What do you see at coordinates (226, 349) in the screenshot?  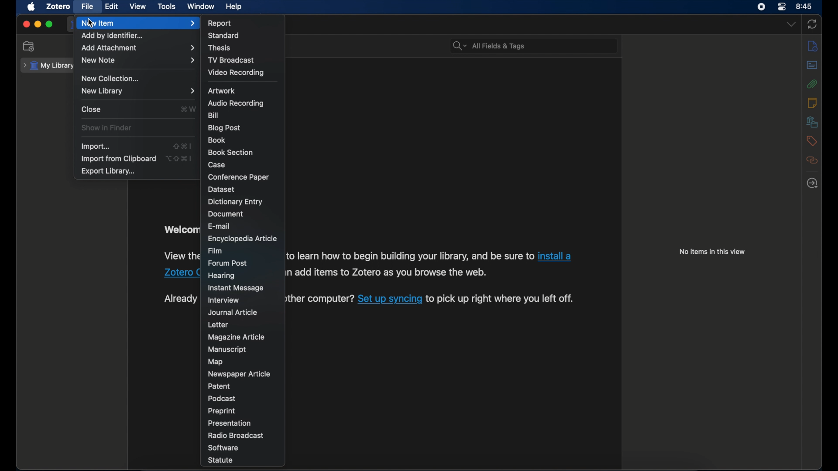 I see `manuscript` at bounding box center [226, 349].